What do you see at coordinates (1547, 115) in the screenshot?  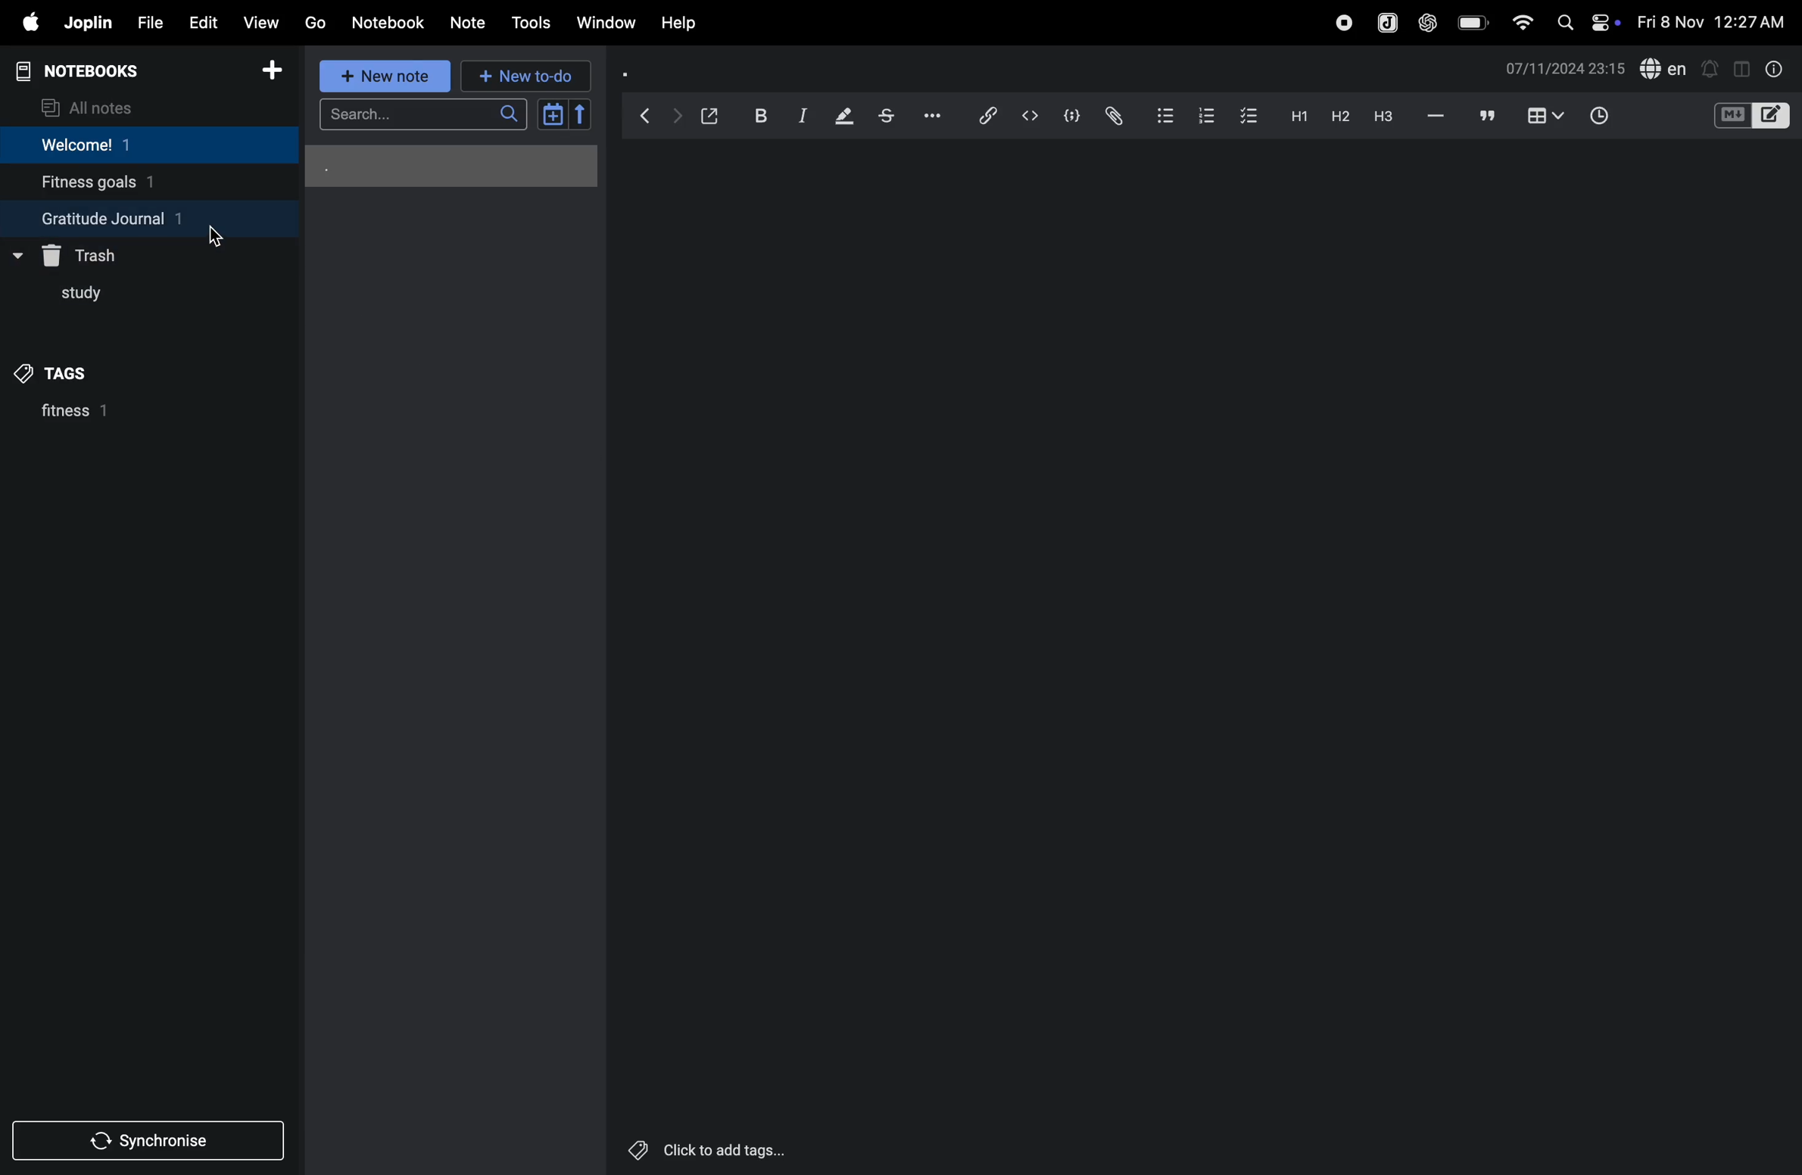 I see `table view` at bounding box center [1547, 115].